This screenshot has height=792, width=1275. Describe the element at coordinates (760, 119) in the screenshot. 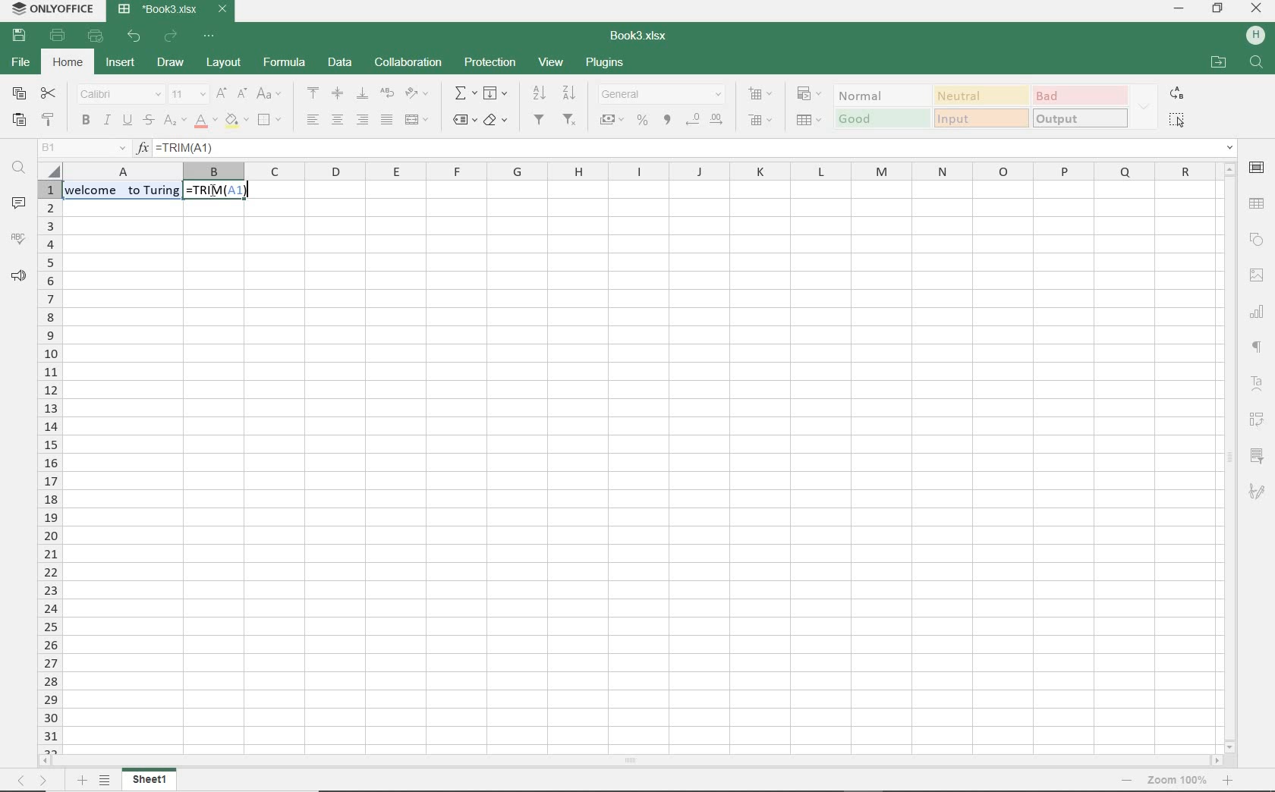

I see `delete cells` at that location.